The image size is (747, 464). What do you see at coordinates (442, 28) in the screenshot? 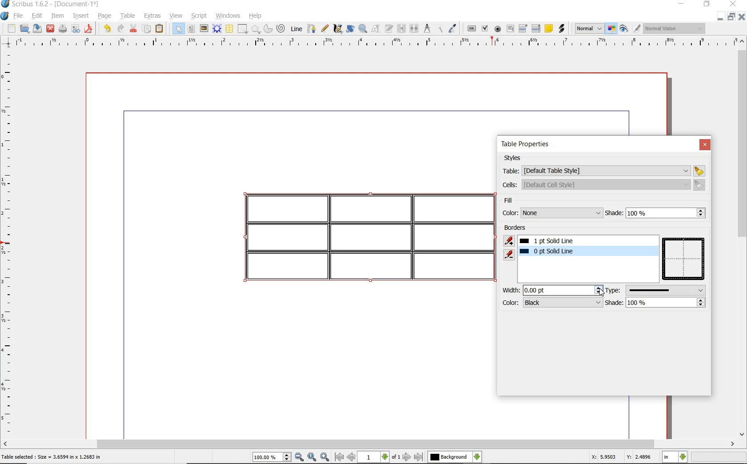
I see `copy item properties` at bounding box center [442, 28].